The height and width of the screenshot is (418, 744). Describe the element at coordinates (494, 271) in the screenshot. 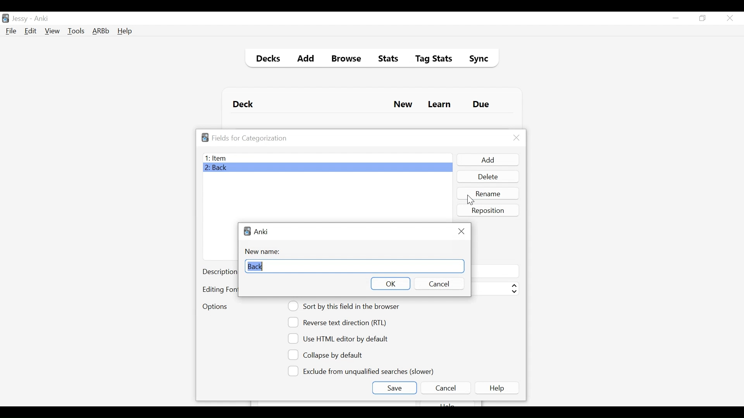

I see `Text to Show inside the field when empty` at that location.